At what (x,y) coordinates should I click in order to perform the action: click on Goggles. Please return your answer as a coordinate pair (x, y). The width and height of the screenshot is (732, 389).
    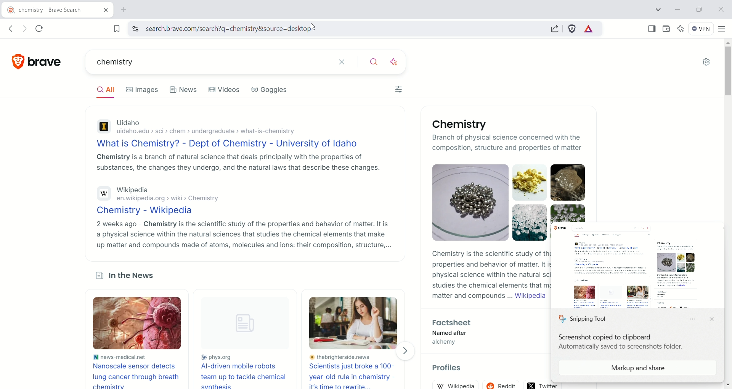
    Looking at the image, I should click on (275, 92).